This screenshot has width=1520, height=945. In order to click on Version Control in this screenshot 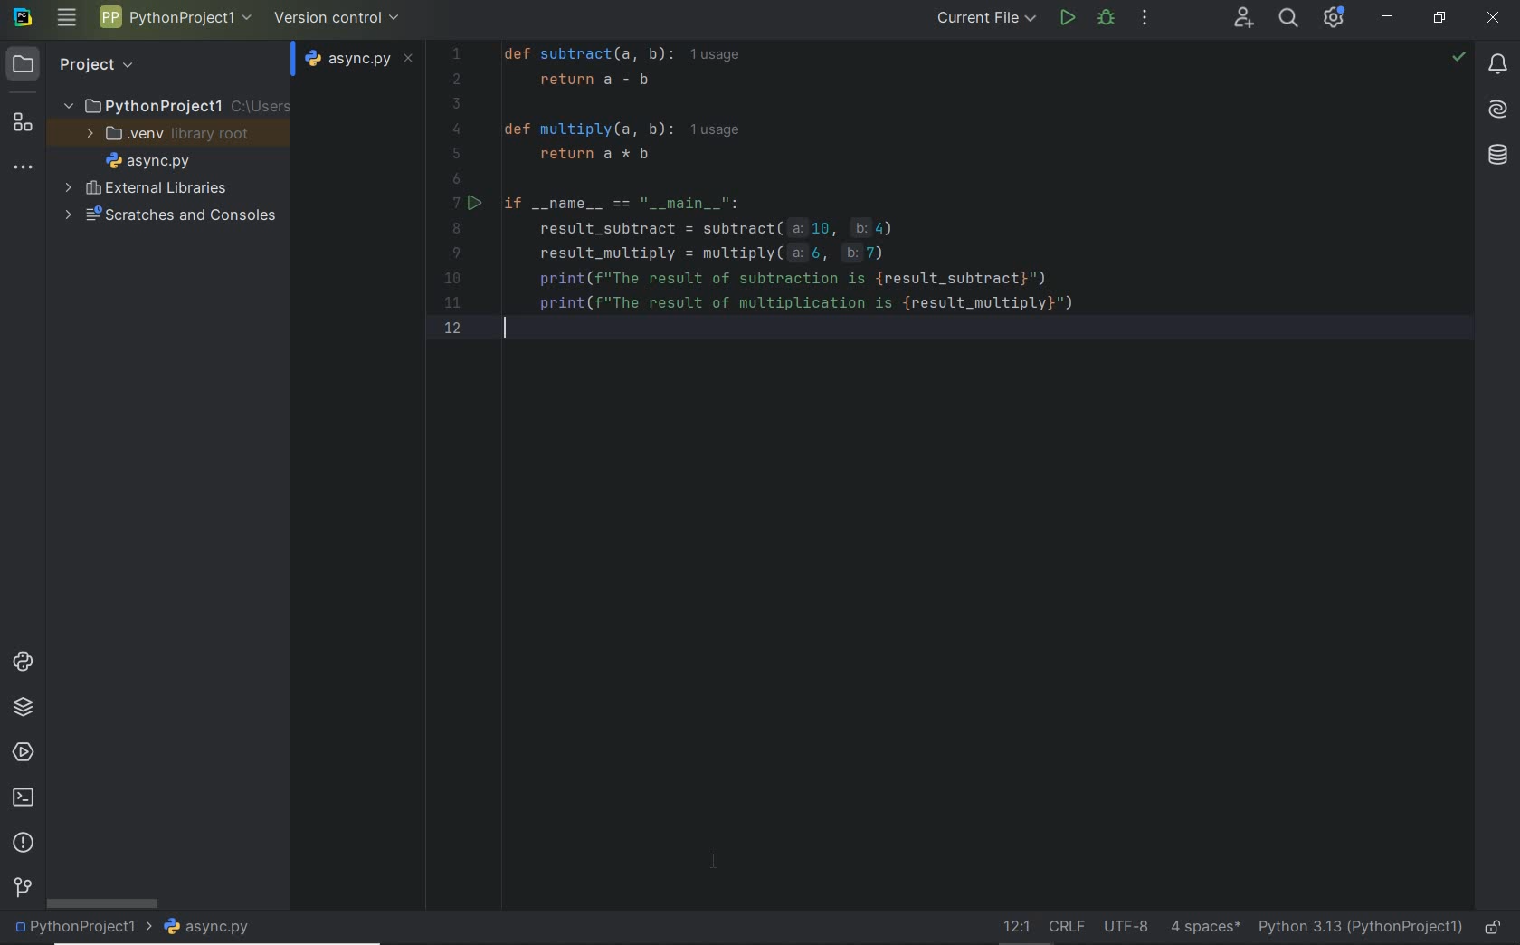, I will do `click(337, 19)`.